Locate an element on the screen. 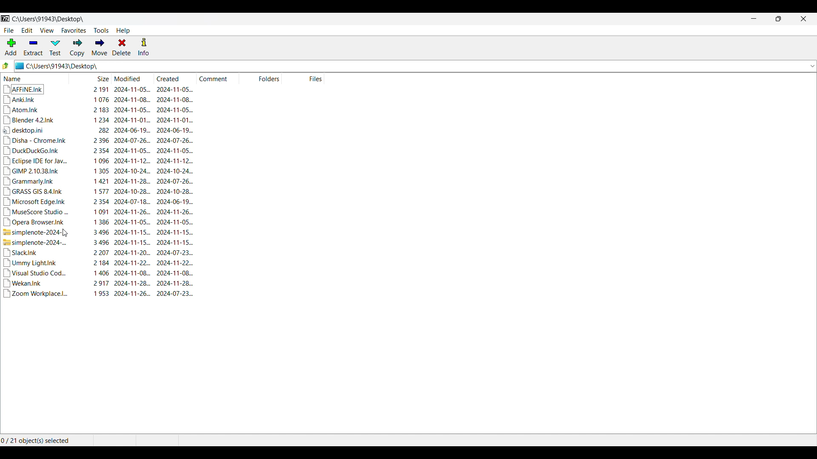 This screenshot has width=817, height=459. DuckDuckGo.Ink 2354 2024-11-05... 2024-11-05... is located at coordinates (99, 151).